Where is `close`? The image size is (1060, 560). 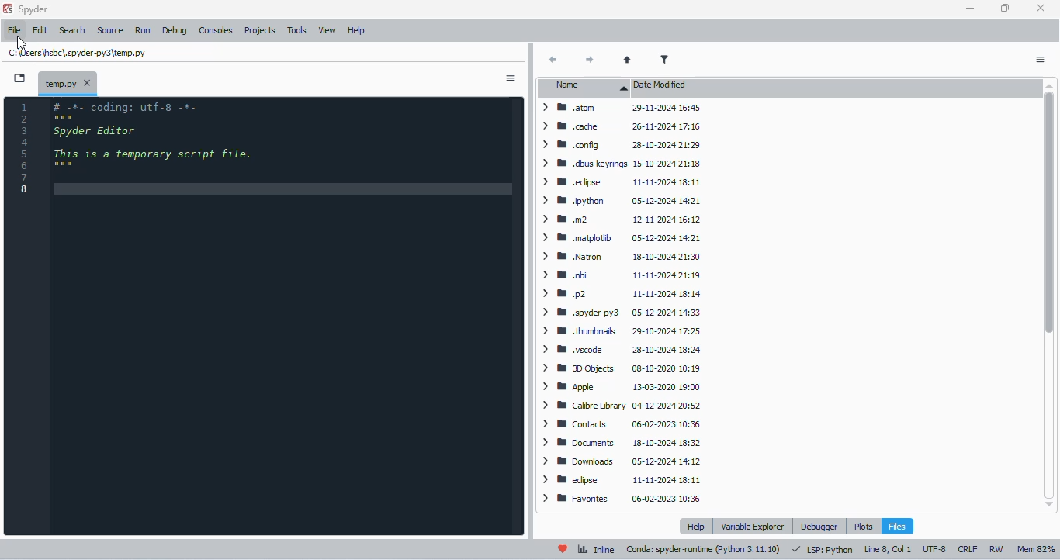
close is located at coordinates (1041, 8).